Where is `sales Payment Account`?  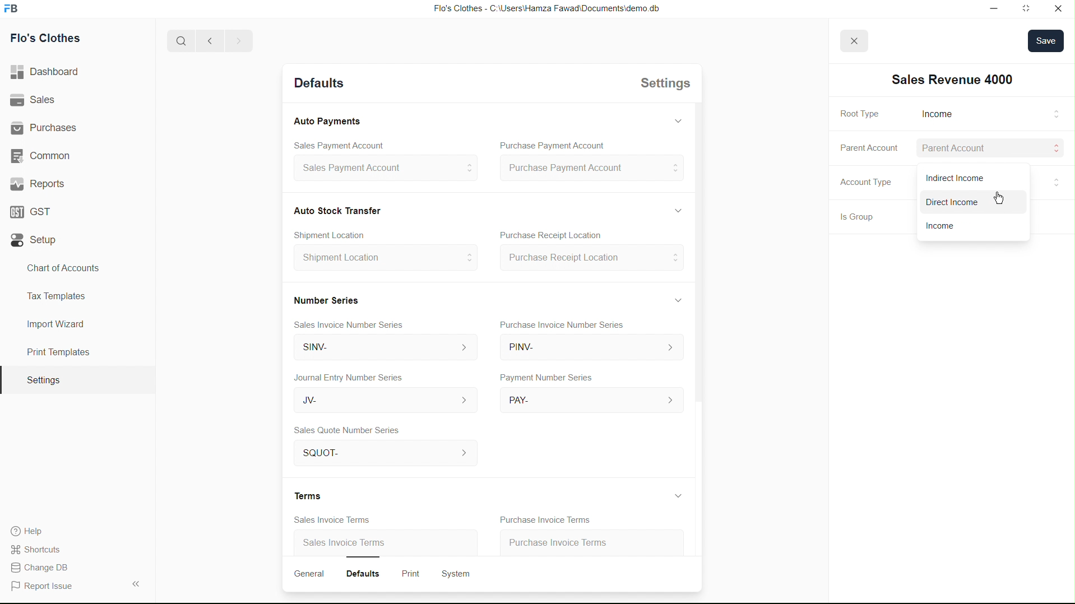 sales Payment Account is located at coordinates (380, 169).